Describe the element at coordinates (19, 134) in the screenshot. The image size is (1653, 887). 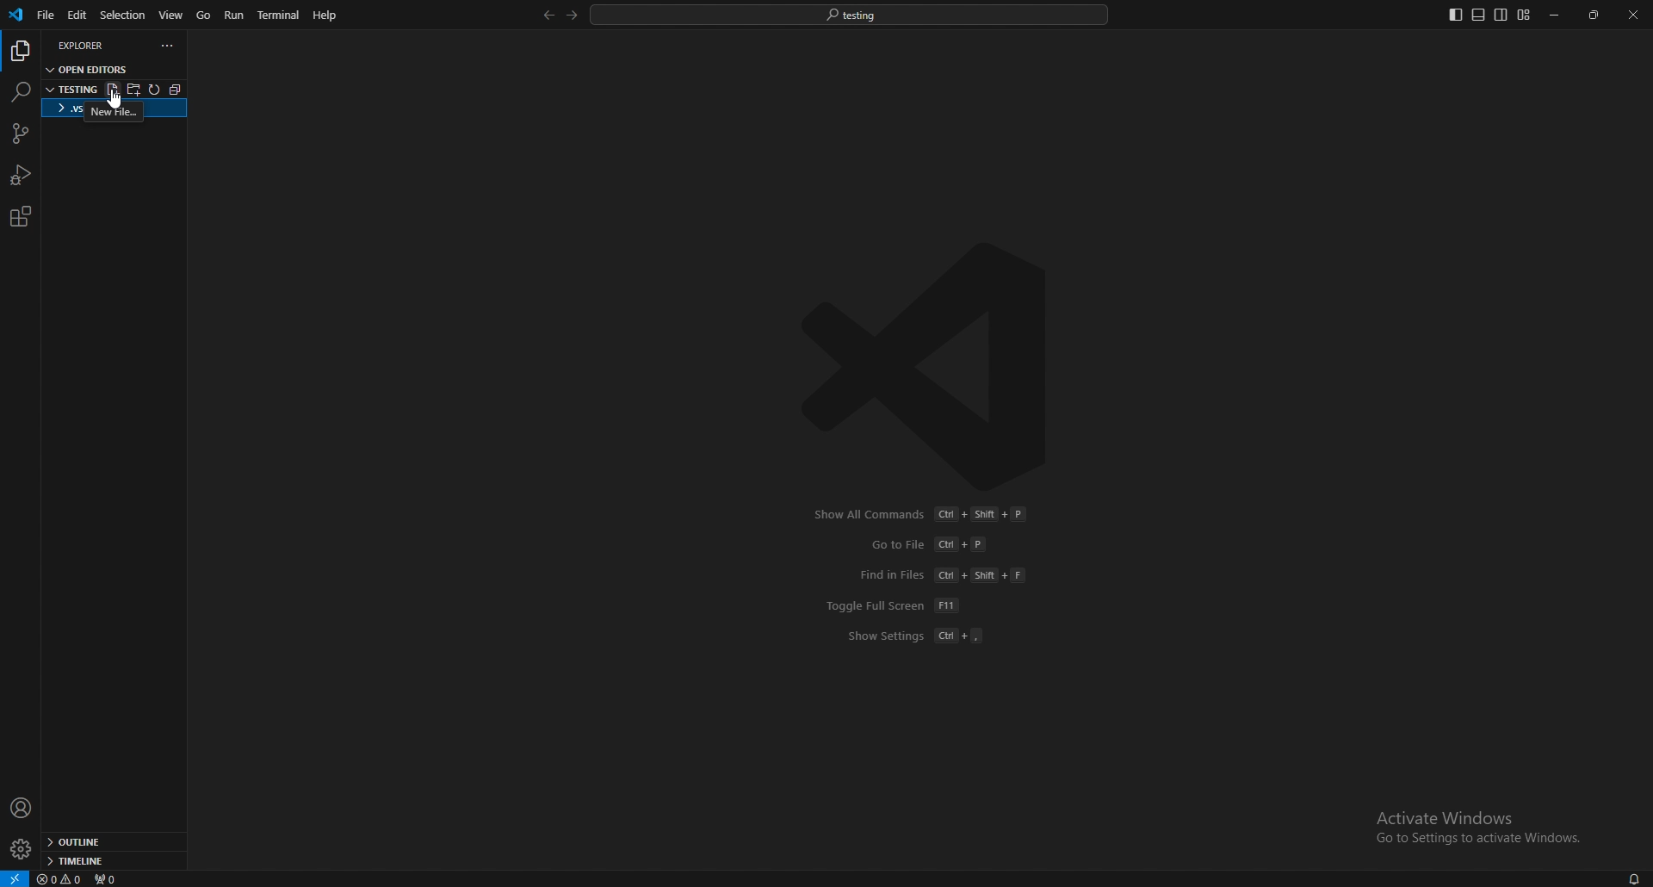
I see `source code` at that location.